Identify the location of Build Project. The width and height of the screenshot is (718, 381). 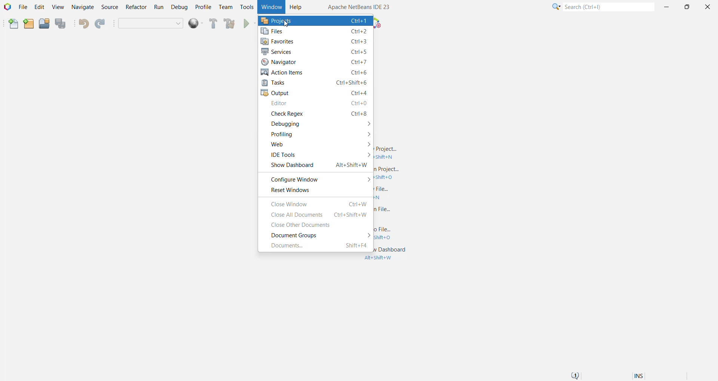
(213, 24).